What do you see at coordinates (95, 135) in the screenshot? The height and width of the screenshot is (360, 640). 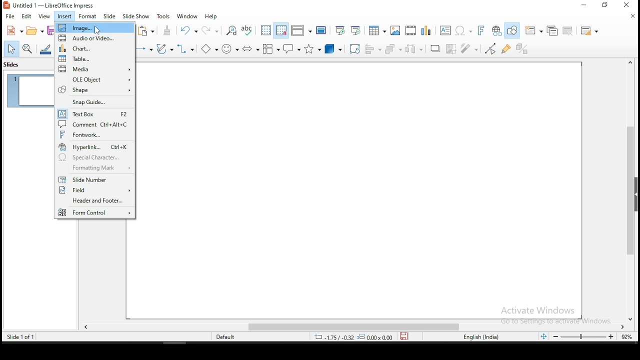 I see `font work` at bounding box center [95, 135].